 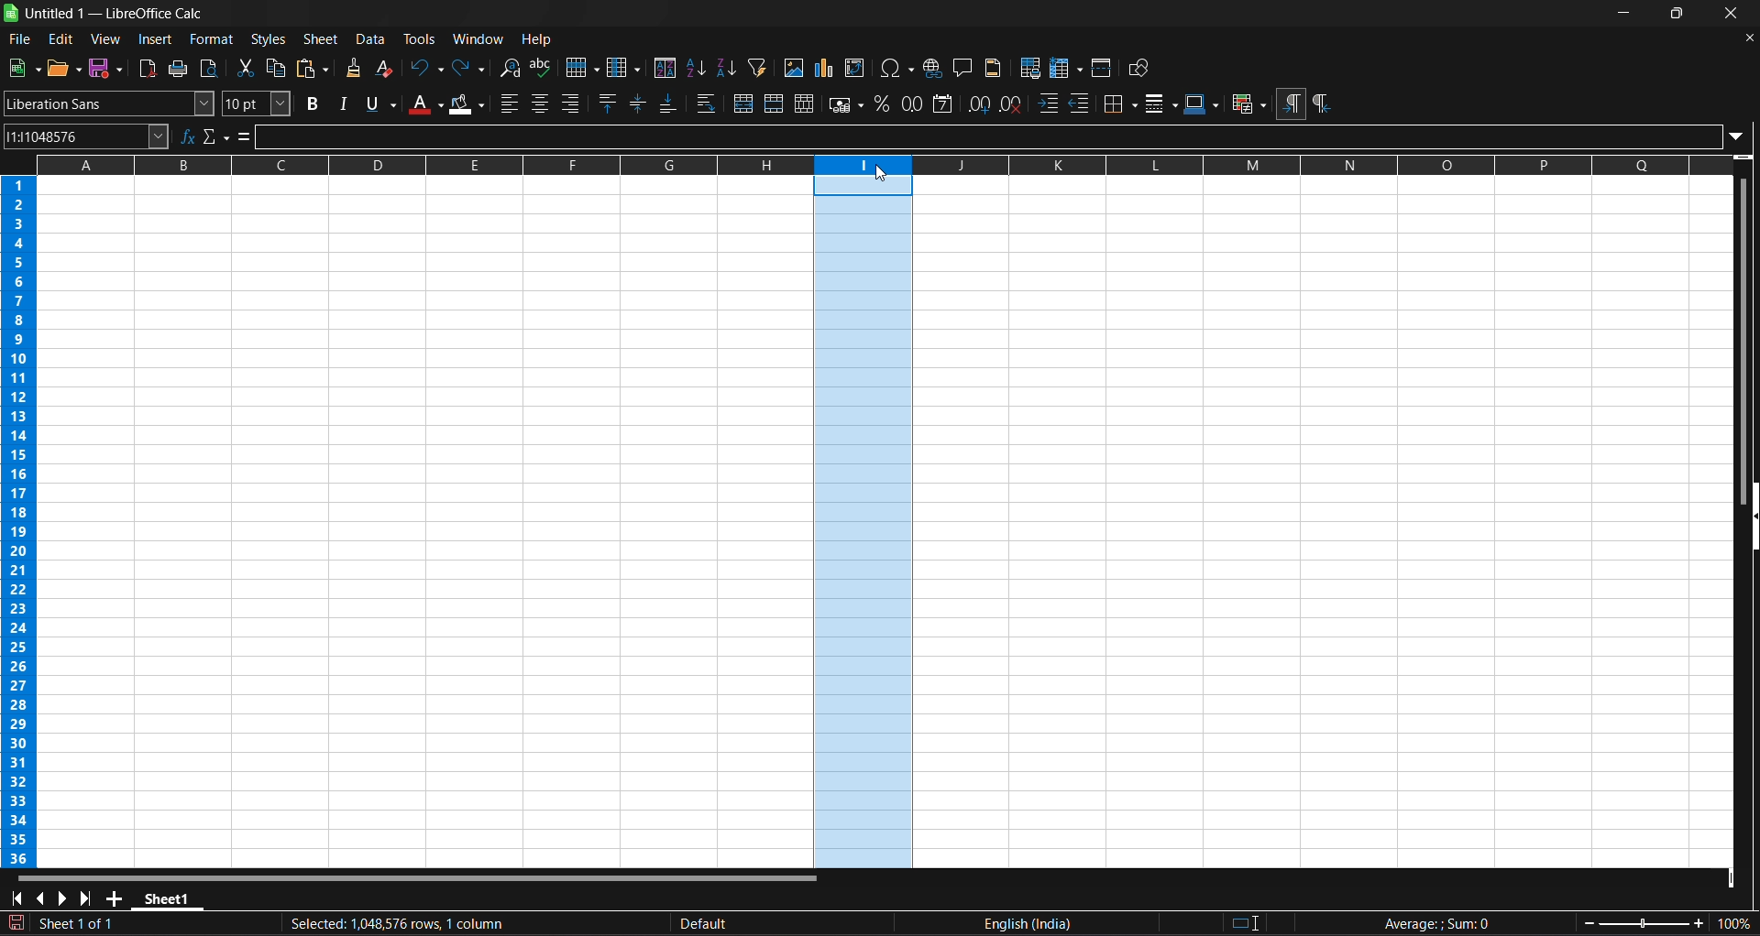 What do you see at coordinates (1749, 514) in the screenshot?
I see `hide` at bounding box center [1749, 514].